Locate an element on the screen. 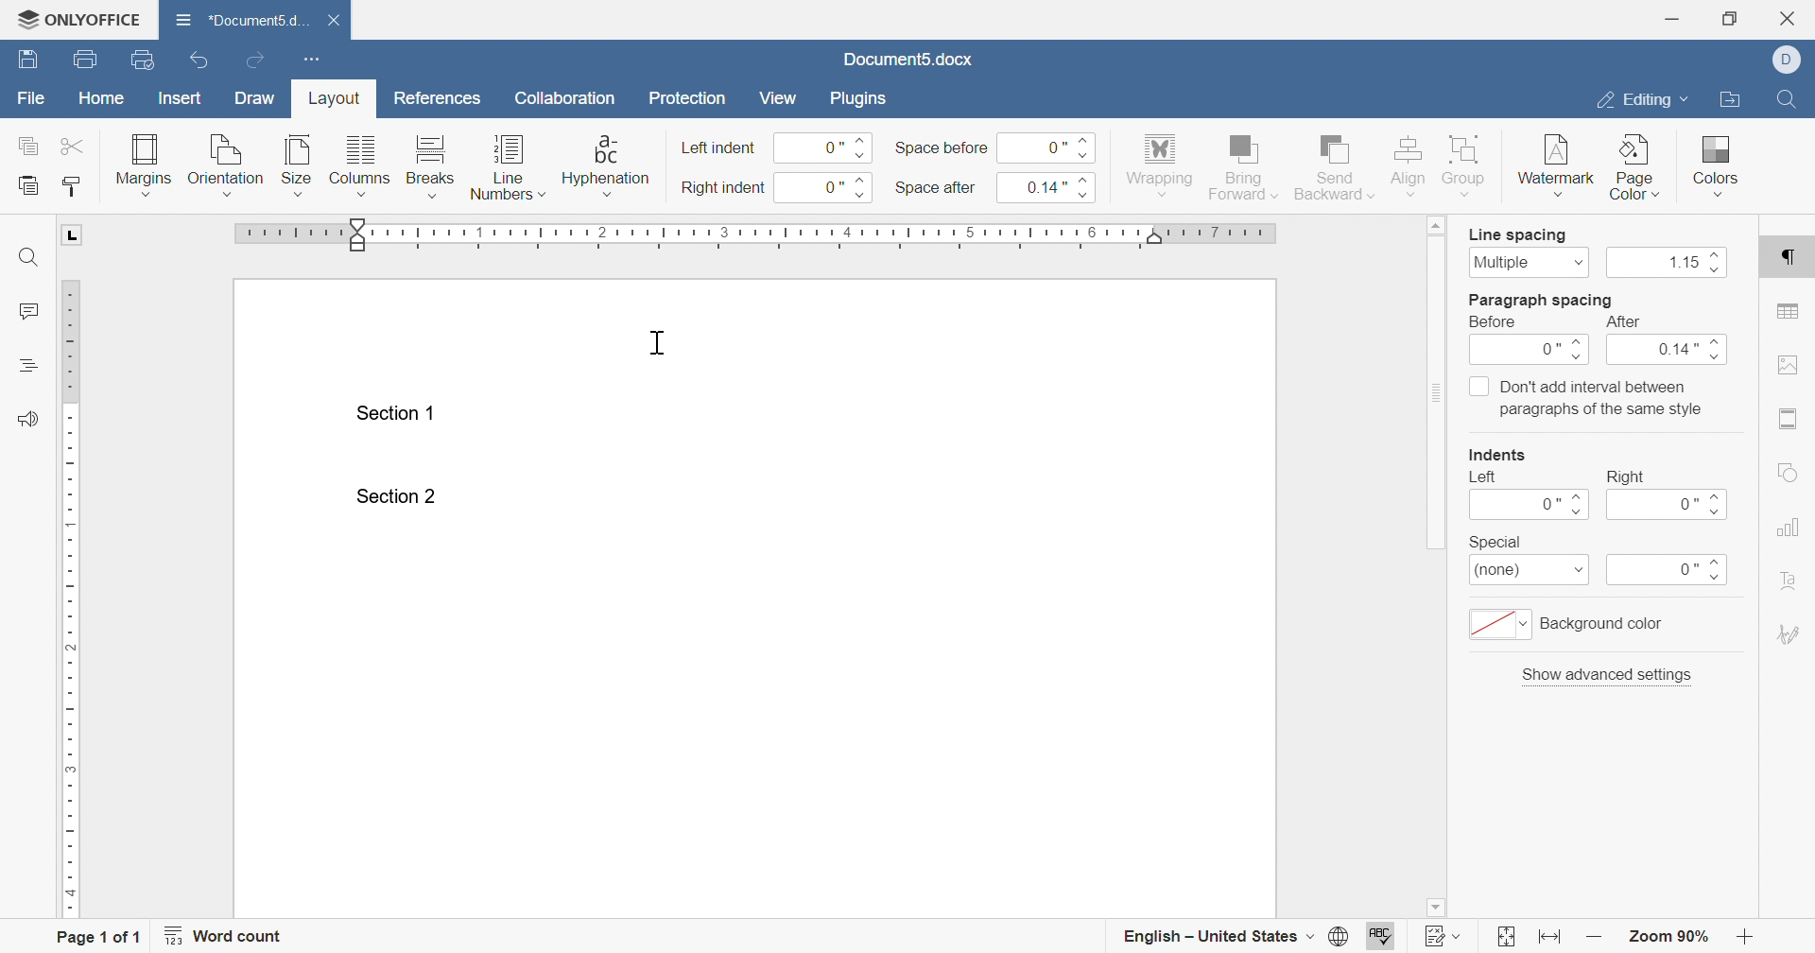 This screenshot has height=953, width=1815. shape settings is located at coordinates (1787, 472).